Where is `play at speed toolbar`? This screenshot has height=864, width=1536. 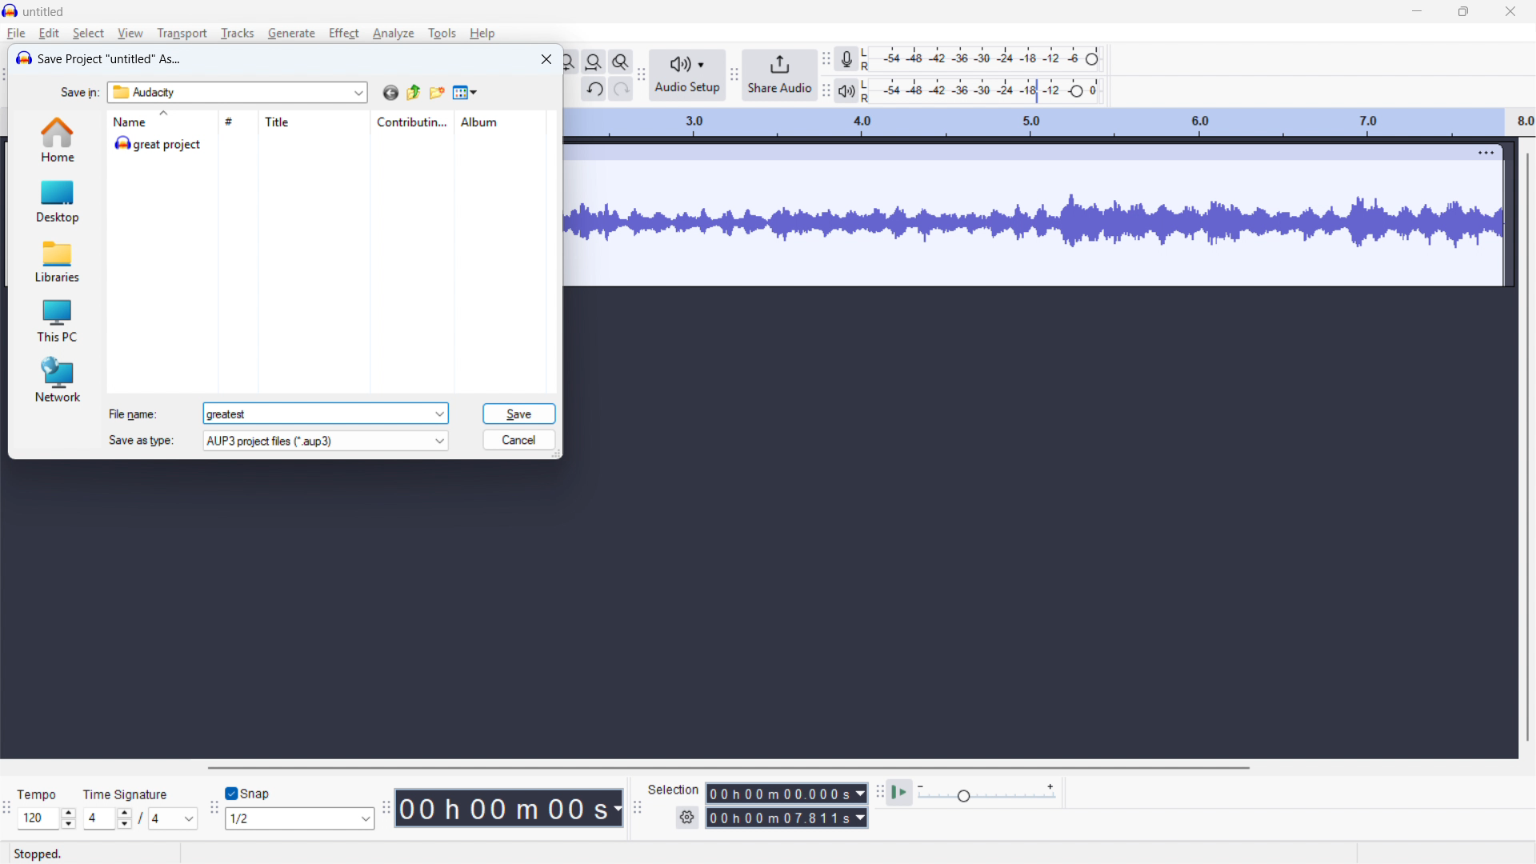
play at speed toolbar is located at coordinates (878, 793).